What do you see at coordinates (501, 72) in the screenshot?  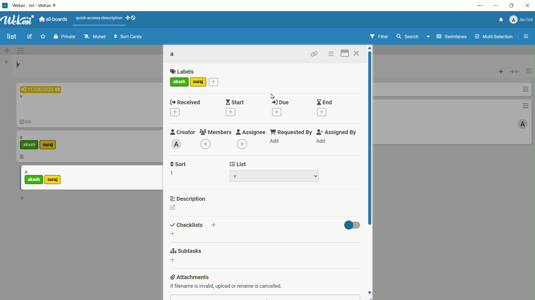 I see `add` at bounding box center [501, 72].